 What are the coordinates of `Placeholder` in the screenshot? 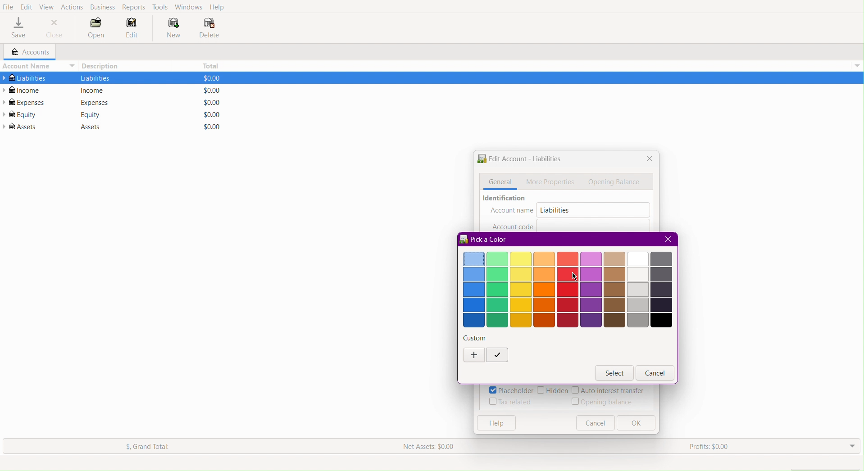 It's located at (510, 390).